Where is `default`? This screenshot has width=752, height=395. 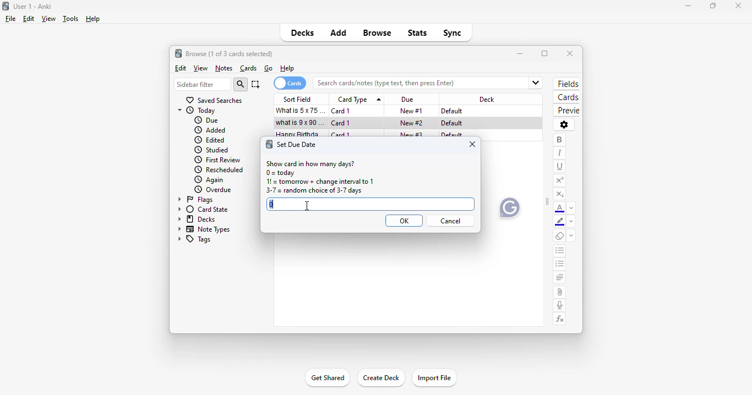
default is located at coordinates (451, 123).